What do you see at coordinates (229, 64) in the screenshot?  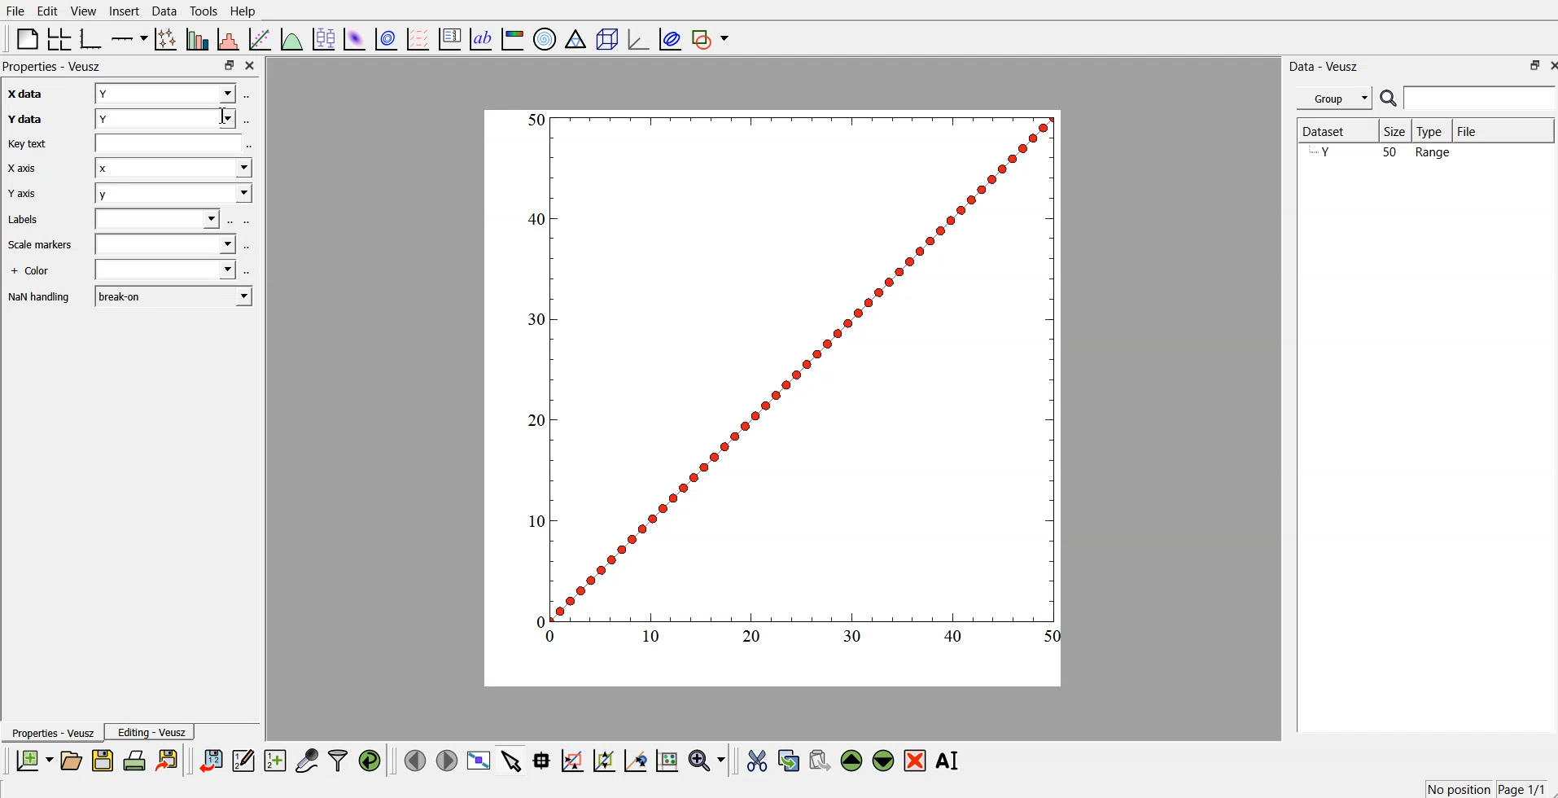 I see `minimise` at bounding box center [229, 64].